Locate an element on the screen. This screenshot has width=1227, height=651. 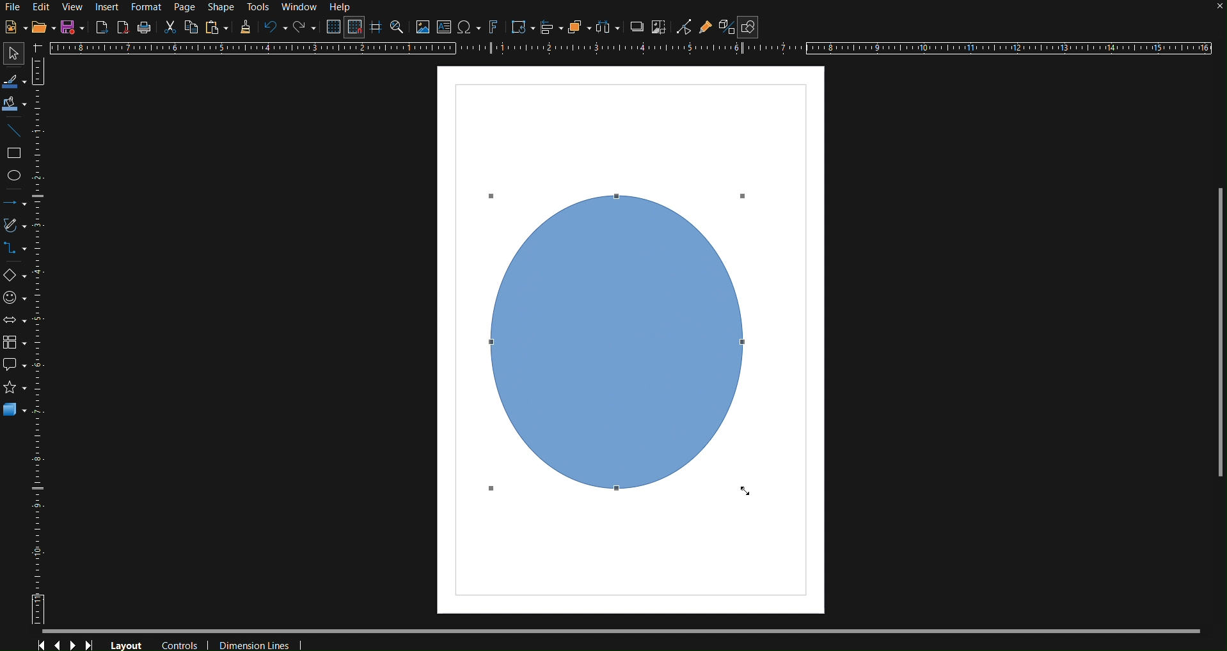
Curves and Polygons is located at coordinates (18, 227).